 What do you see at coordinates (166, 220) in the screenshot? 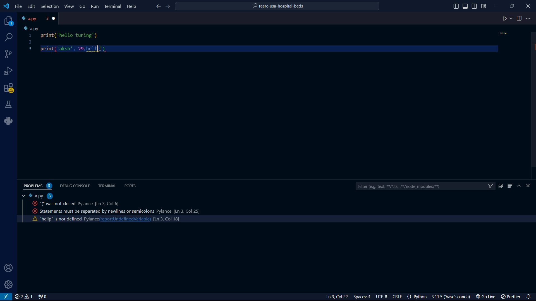
I see `line count` at bounding box center [166, 220].